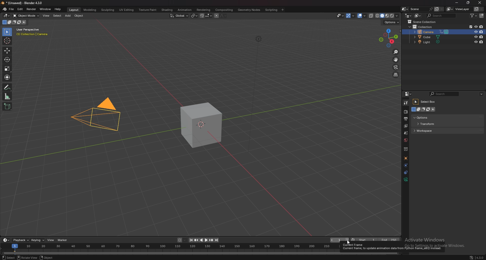 The height and width of the screenshot is (260, 486). I want to click on compositing, so click(224, 10).